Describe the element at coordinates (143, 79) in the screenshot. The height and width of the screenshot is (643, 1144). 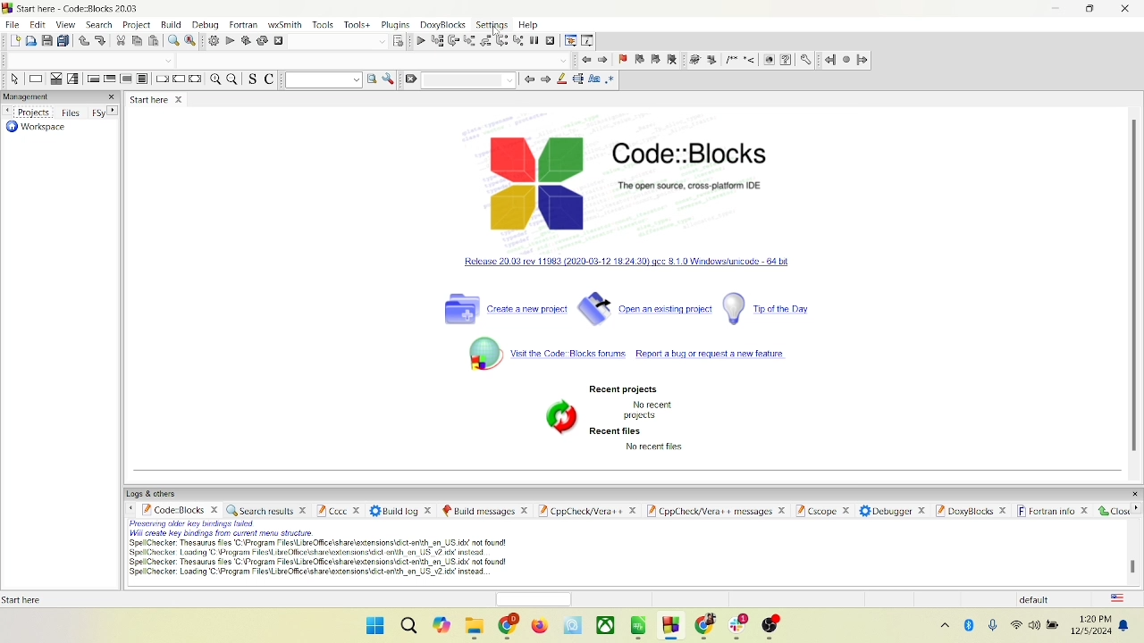
I see `block instruction` at that location.